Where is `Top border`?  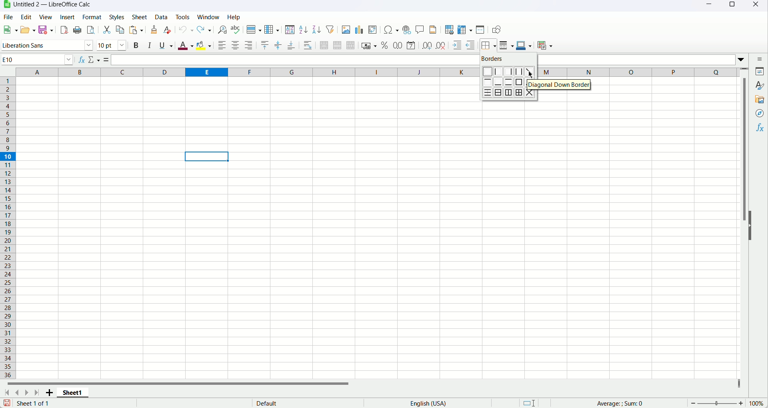
Top border is located at coordinates (487, 82).